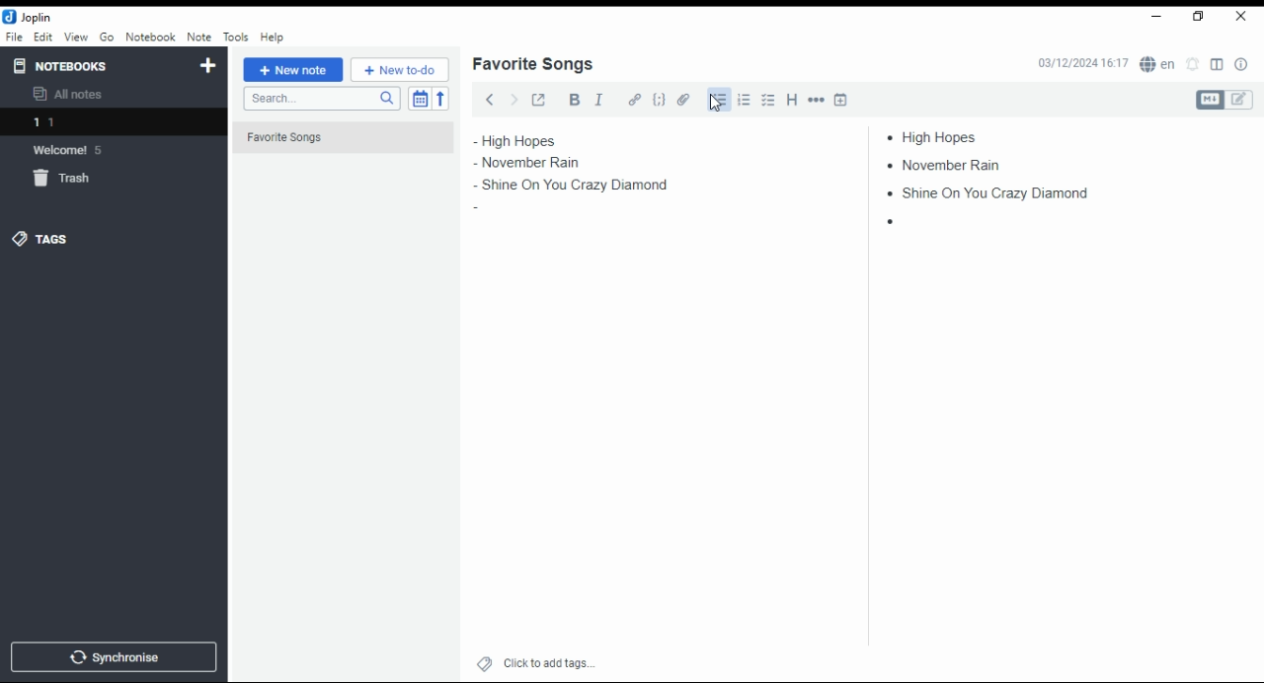  I want to click on notebook, so click(150, 37).